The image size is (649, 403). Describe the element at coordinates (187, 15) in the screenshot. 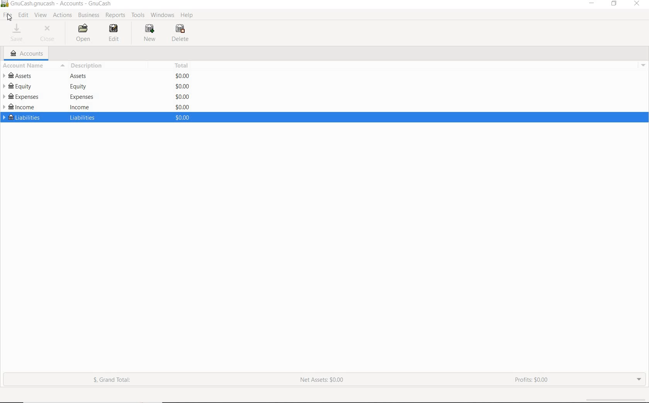

I see `HELP` at that location.